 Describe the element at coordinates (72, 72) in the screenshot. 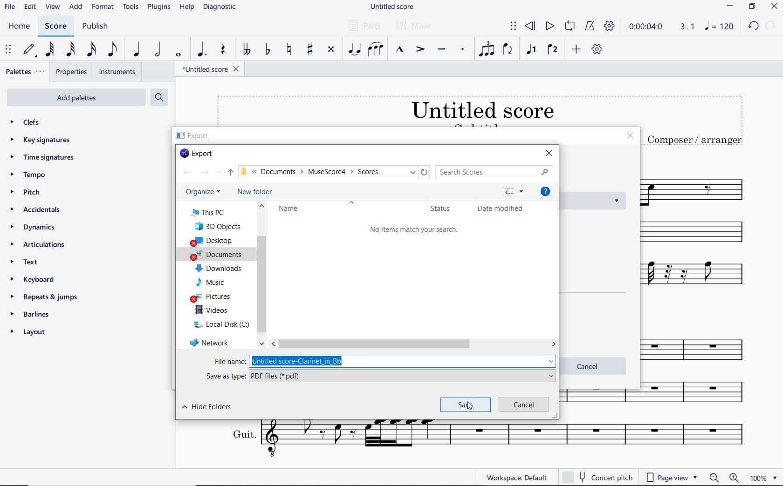

I see `PROPERTIES` at that location.